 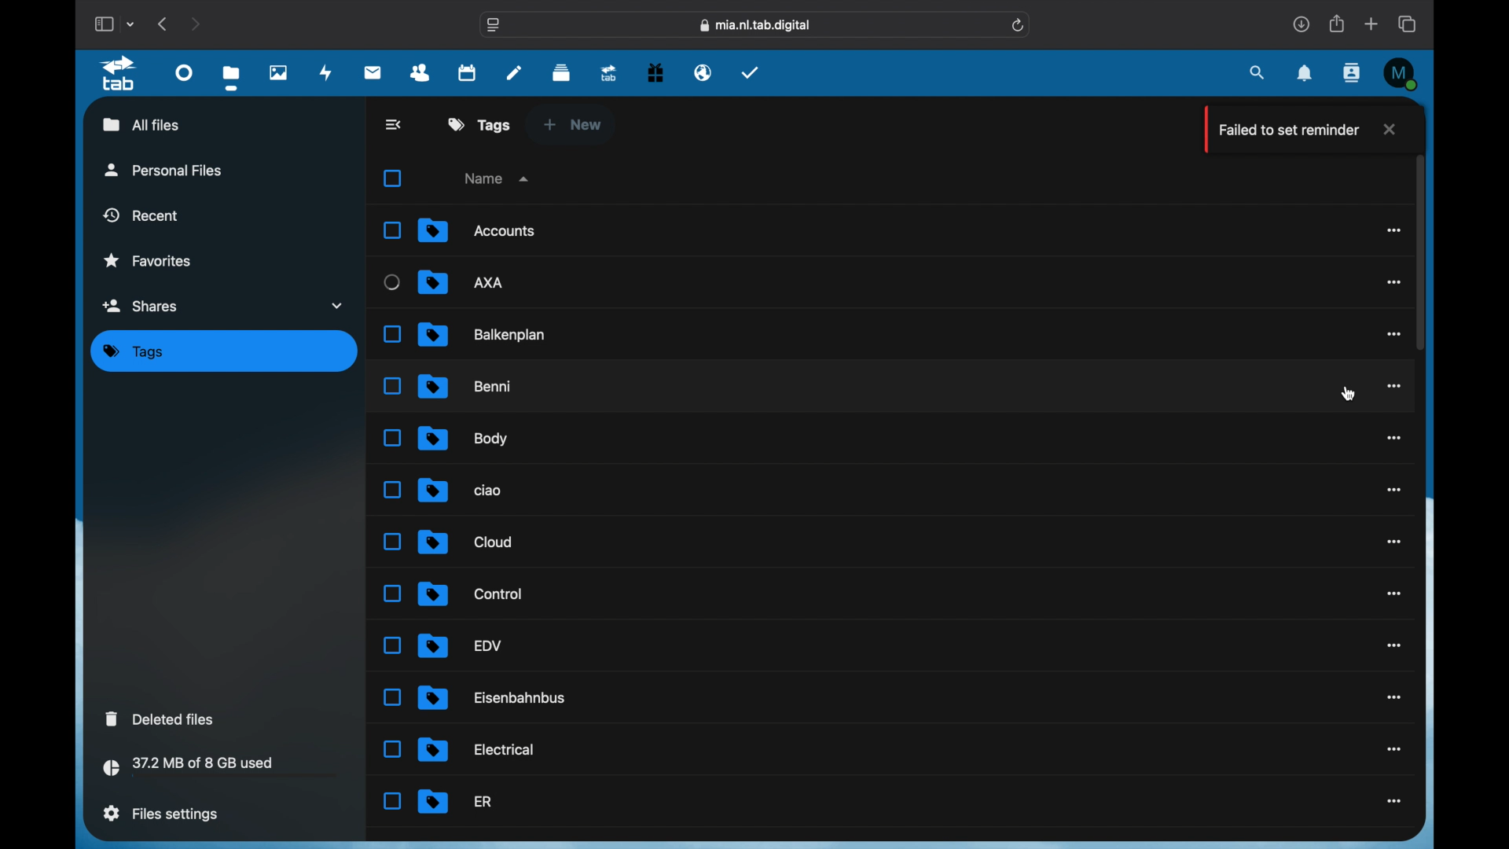 What do you see at coordinates (572, 124) in the screenshot?
I see `new` at bounding box center [572, 124].